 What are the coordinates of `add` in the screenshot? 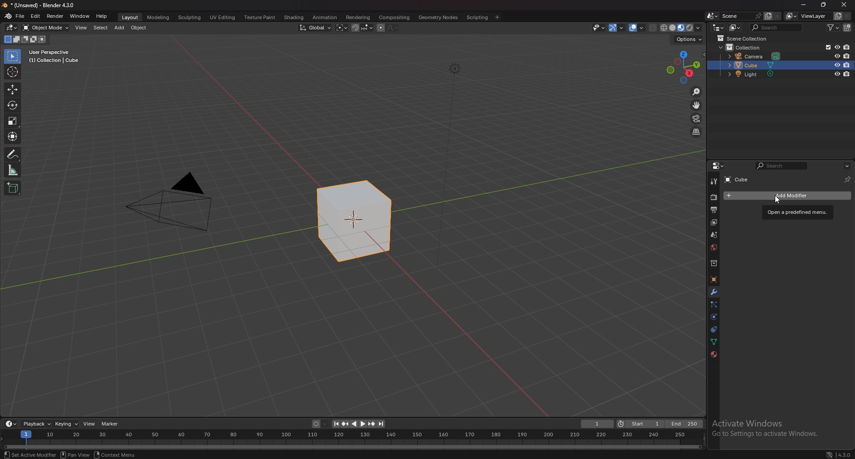 It's located at (120, 28).